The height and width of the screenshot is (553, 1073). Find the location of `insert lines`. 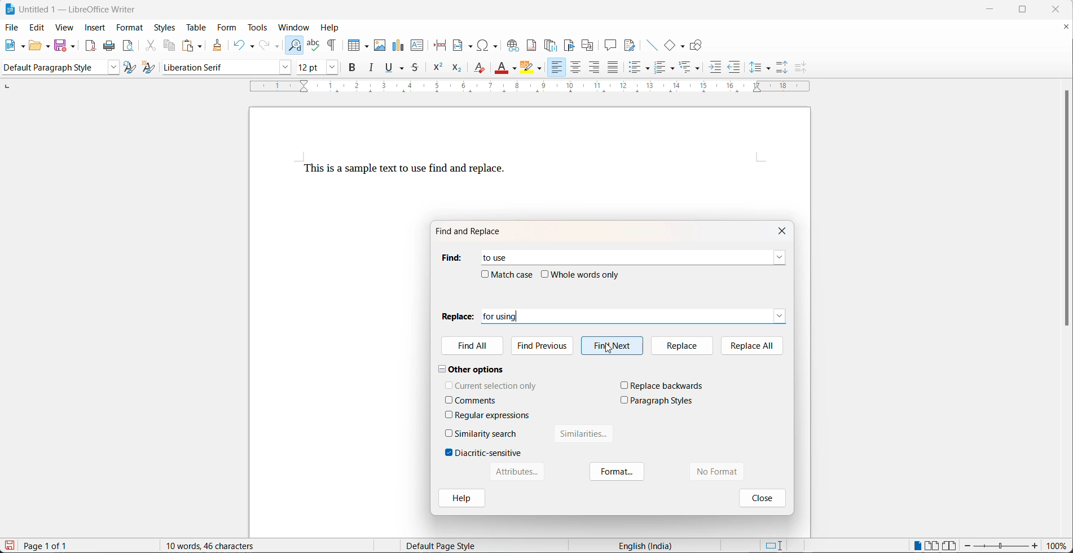

insert lines is located at coordinates (652, 45).